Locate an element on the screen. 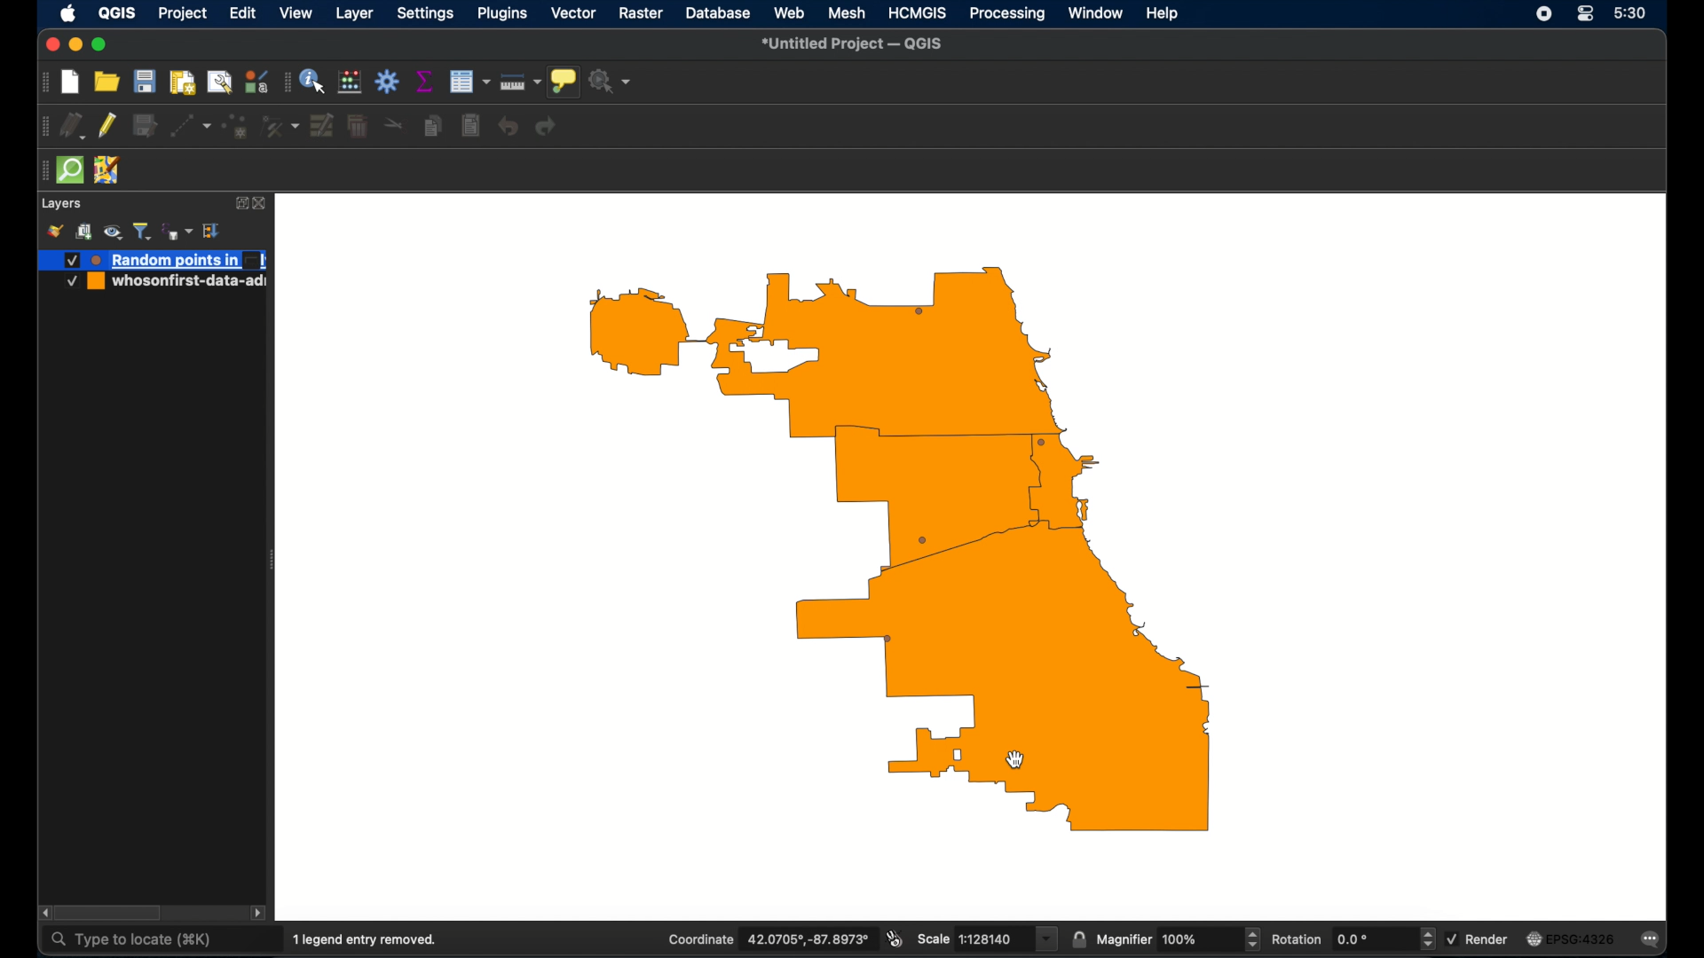 The image size is (1704, 958). database is located at coordinates (718, 12).